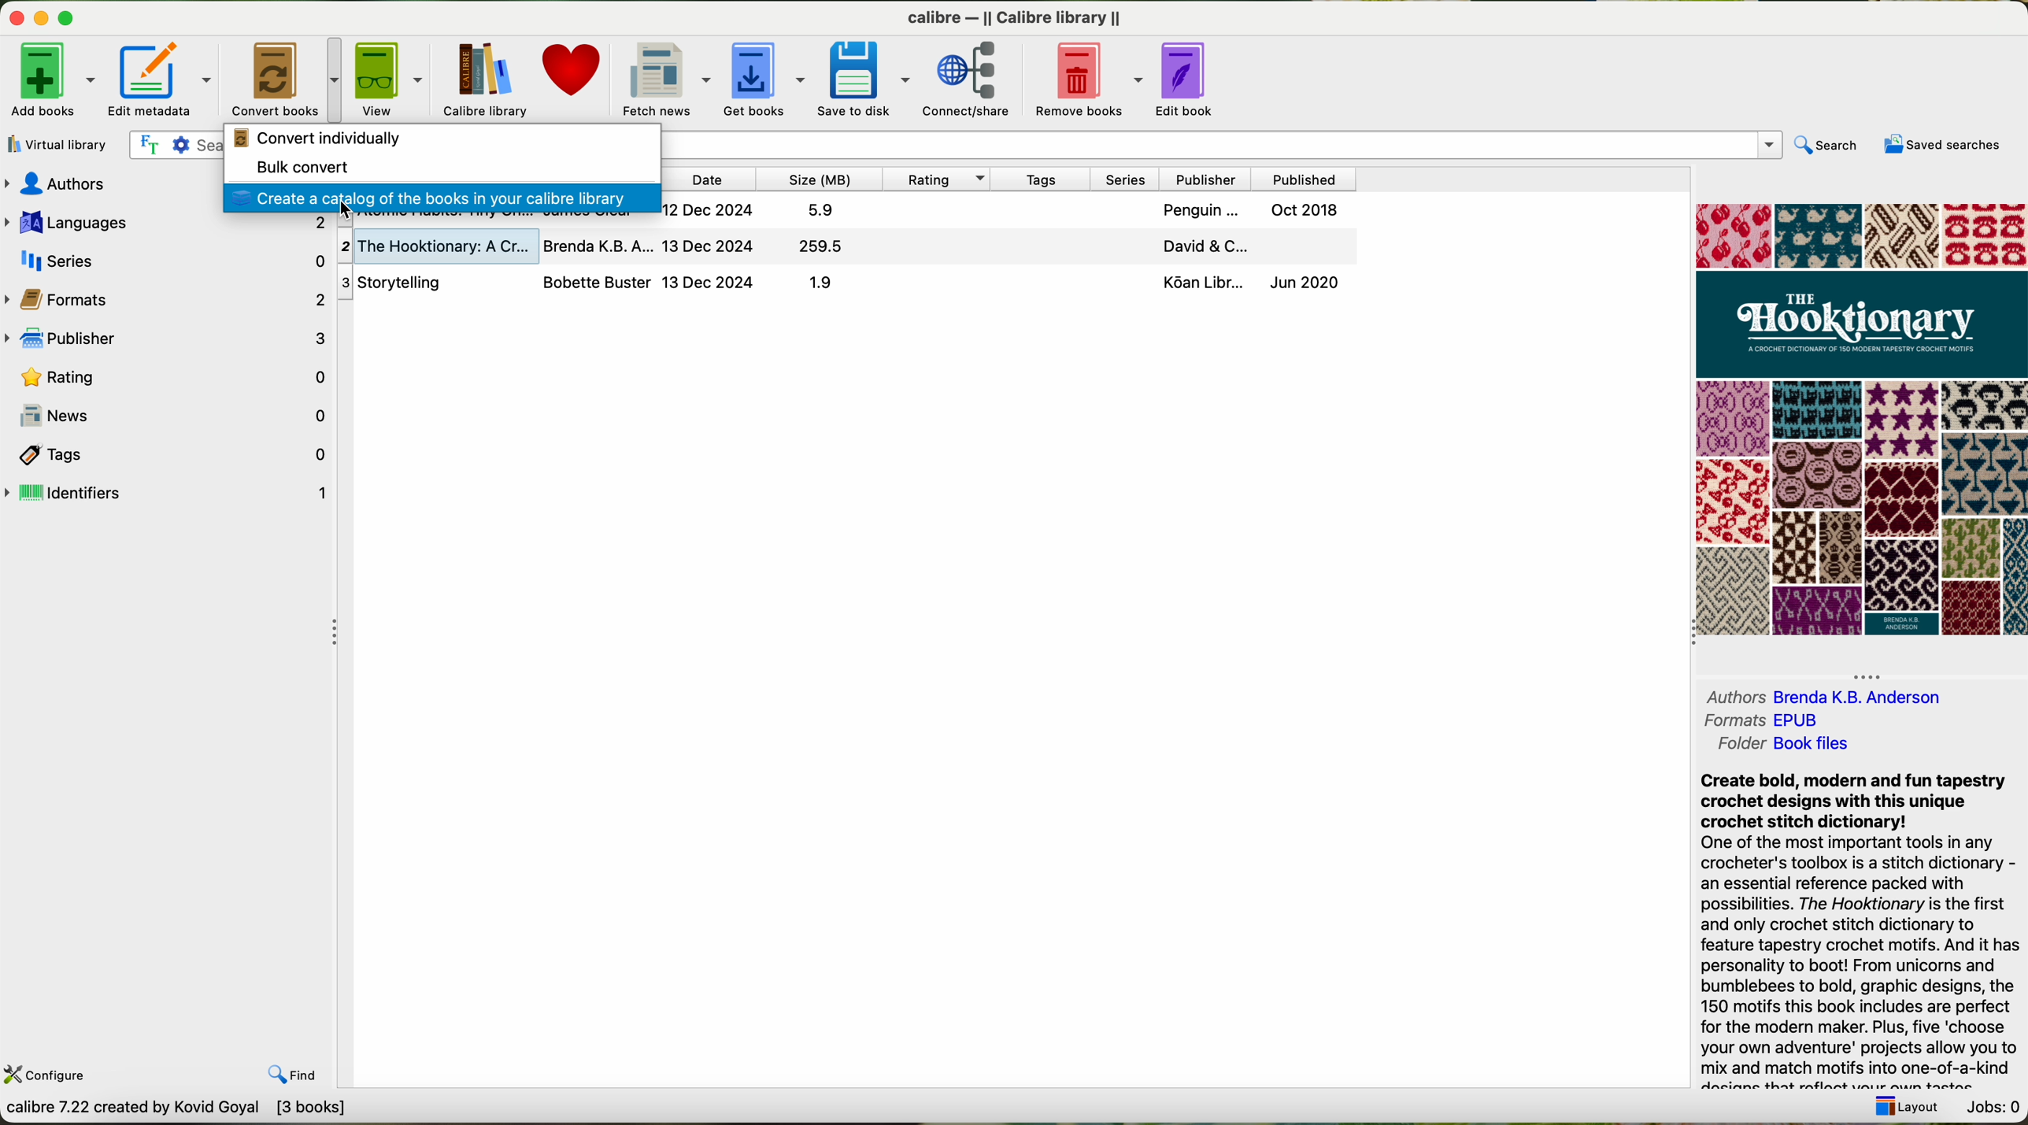 The width and height of the screenshot is (2028, 1125). Describe the element at coordinates (763, 78) in the screenshot. I see `get books` at that location.